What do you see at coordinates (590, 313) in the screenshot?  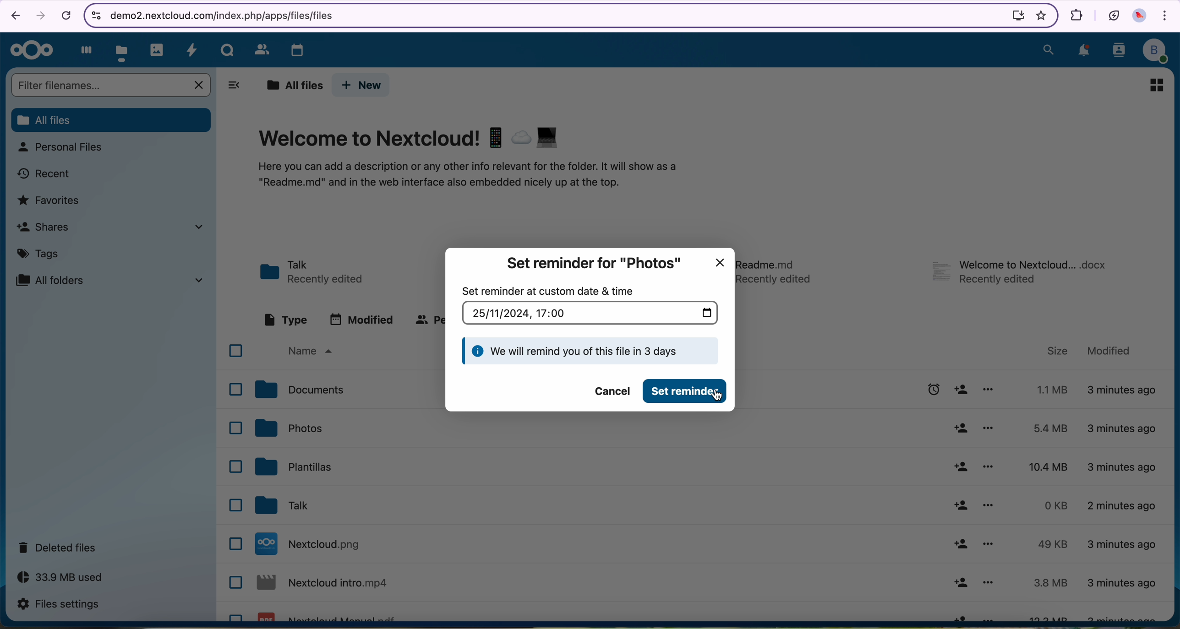 I see `date and hour new` at bounding box center [590, 313].